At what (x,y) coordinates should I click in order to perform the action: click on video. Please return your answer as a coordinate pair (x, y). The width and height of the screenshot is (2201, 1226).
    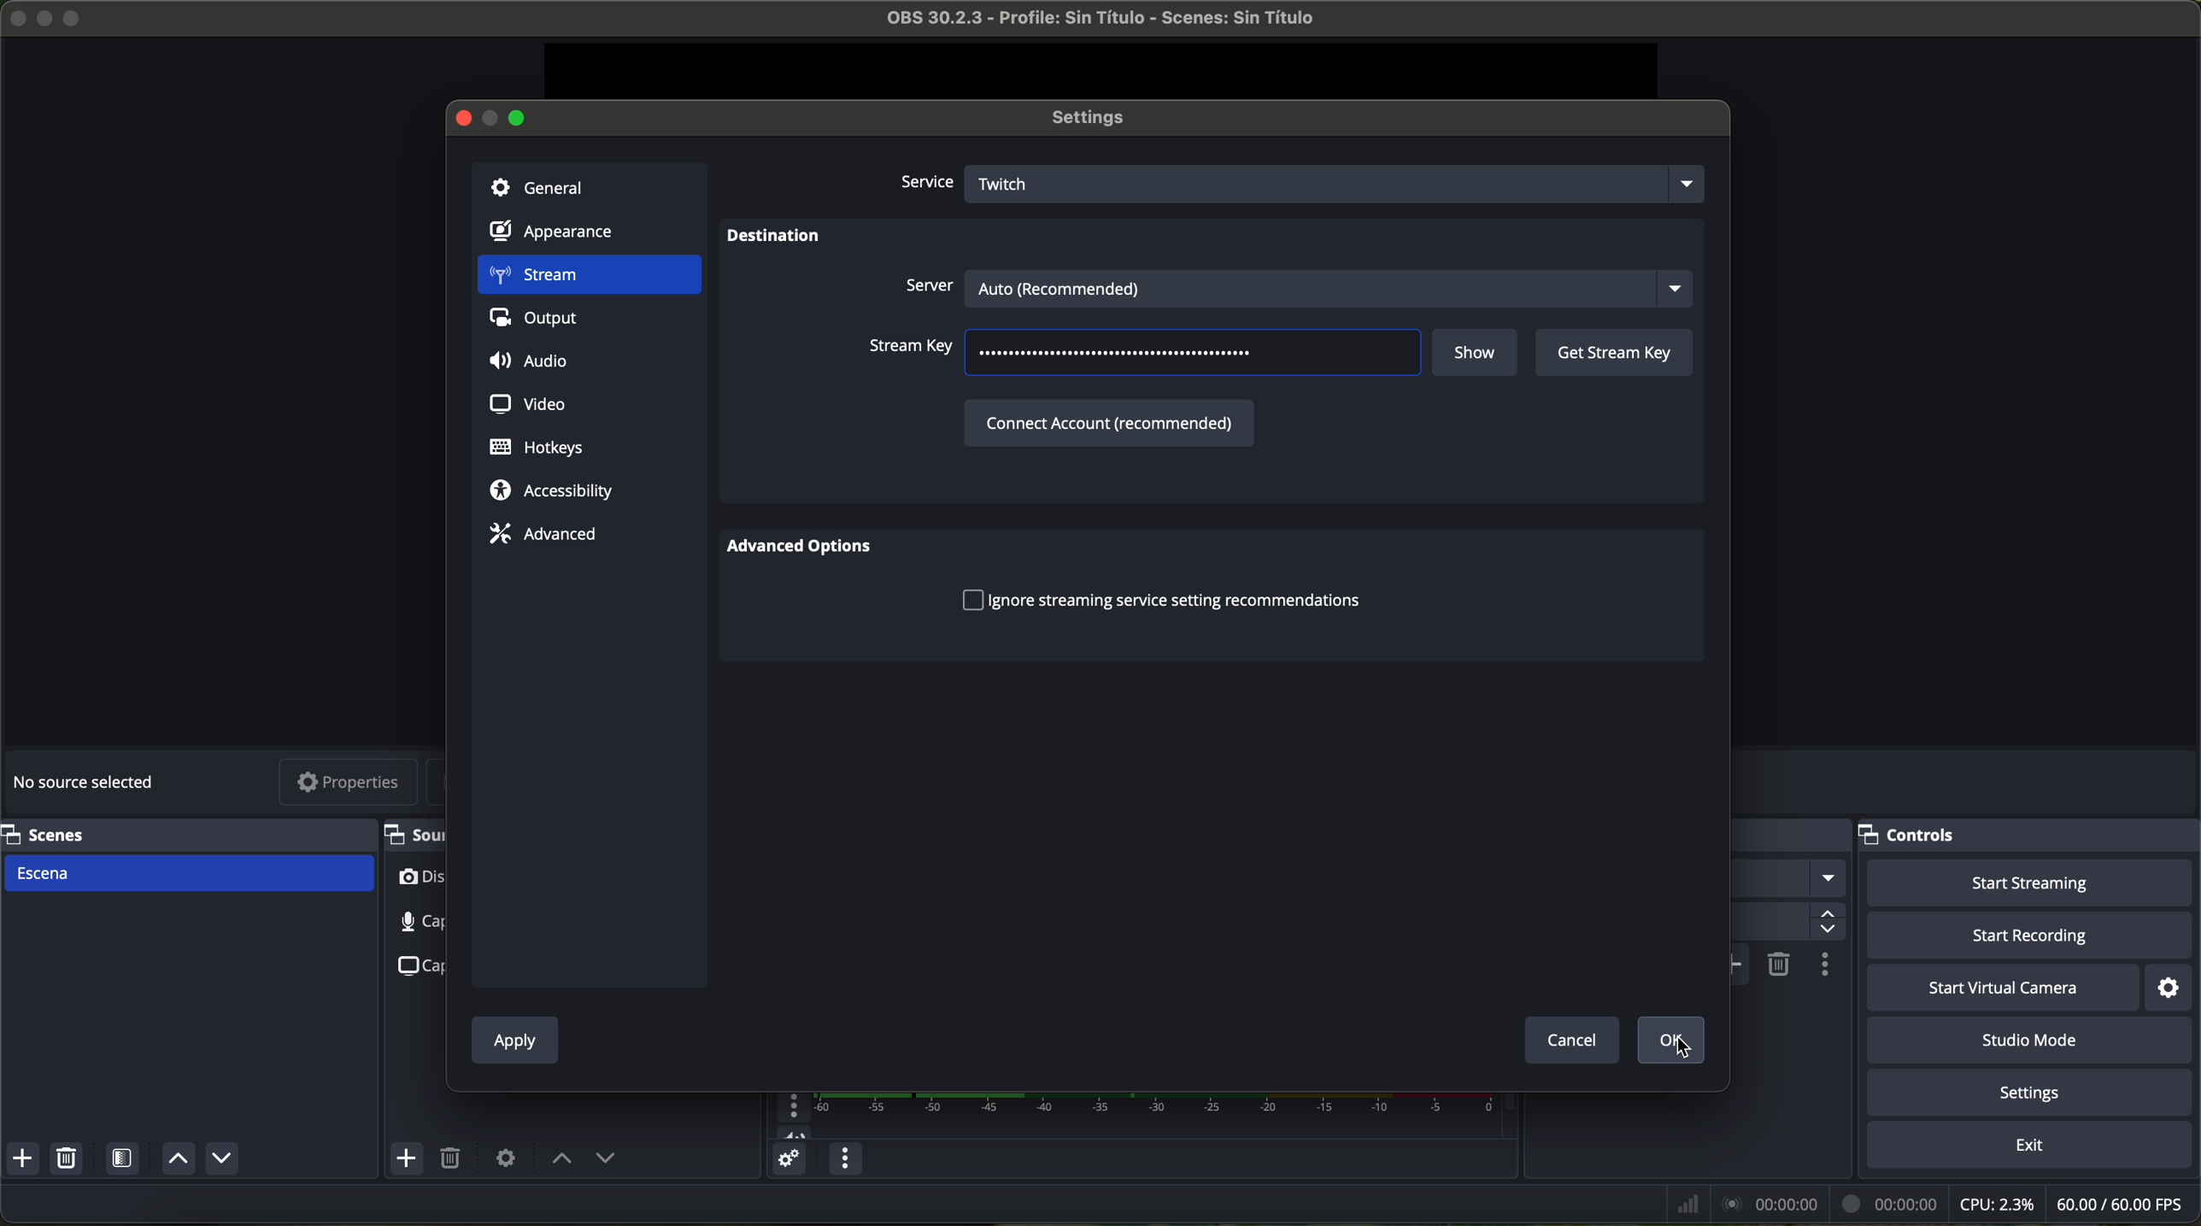
    Looking at the image, I should click on (525, 402).